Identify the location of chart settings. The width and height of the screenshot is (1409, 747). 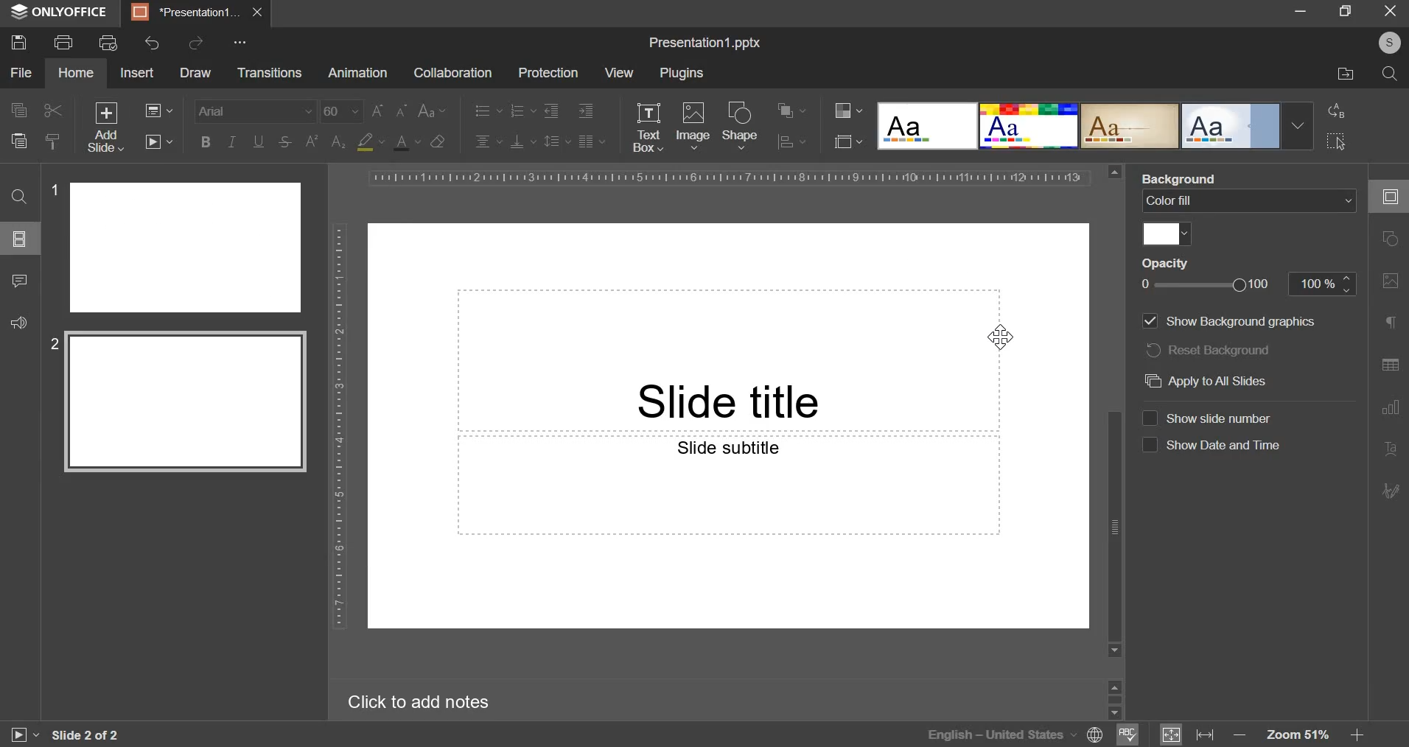
(1391, 407).